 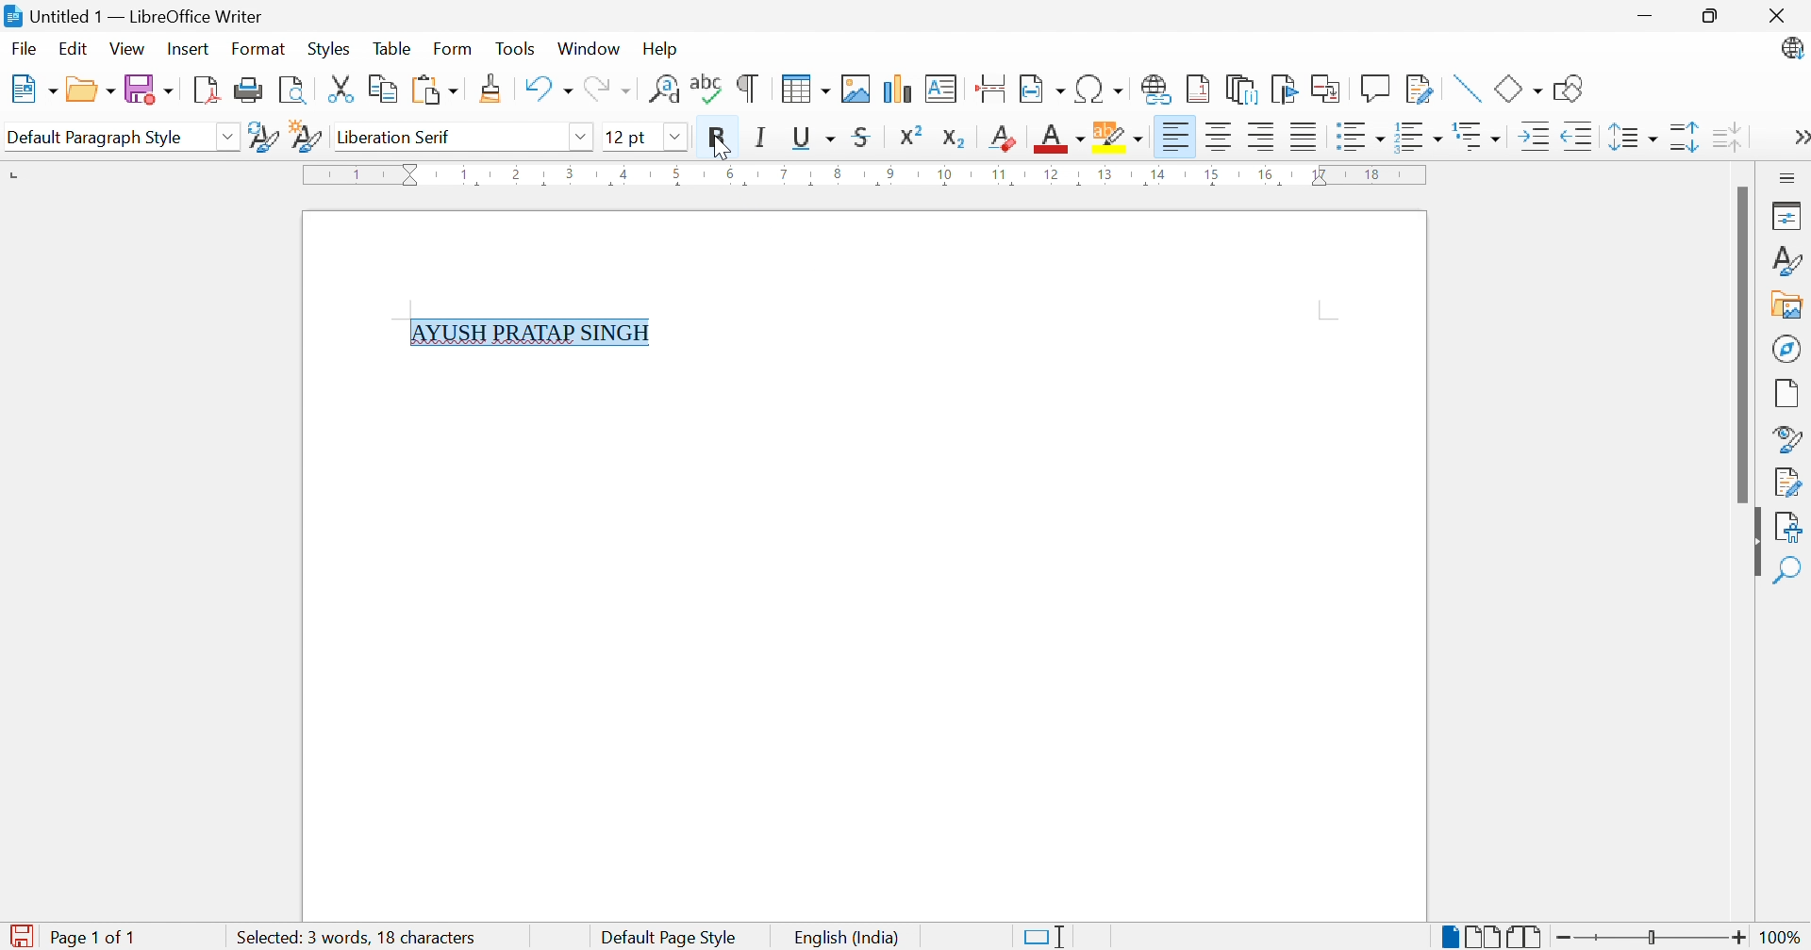 What do you see at coordinates (516, 47) in the screenshot?
I see `Tools` at bounding box center [516, 47].